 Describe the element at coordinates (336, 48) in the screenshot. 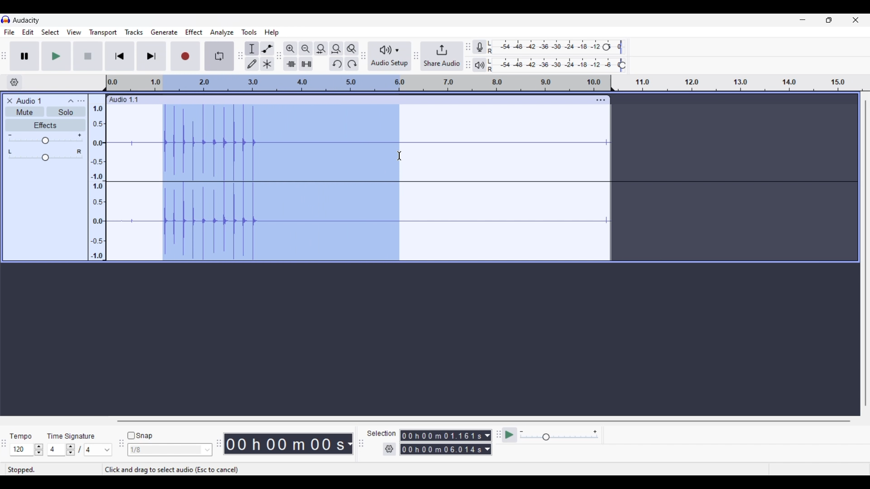

I see `Fit project to width` at that location.